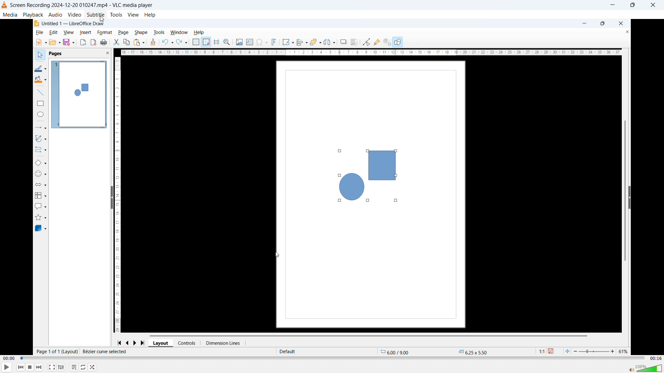 This screenshot has width=664, height=373. What do you see at coordinates (602, 350) in the screenshot?
I see `zoom` at bounding box center [602, 350].